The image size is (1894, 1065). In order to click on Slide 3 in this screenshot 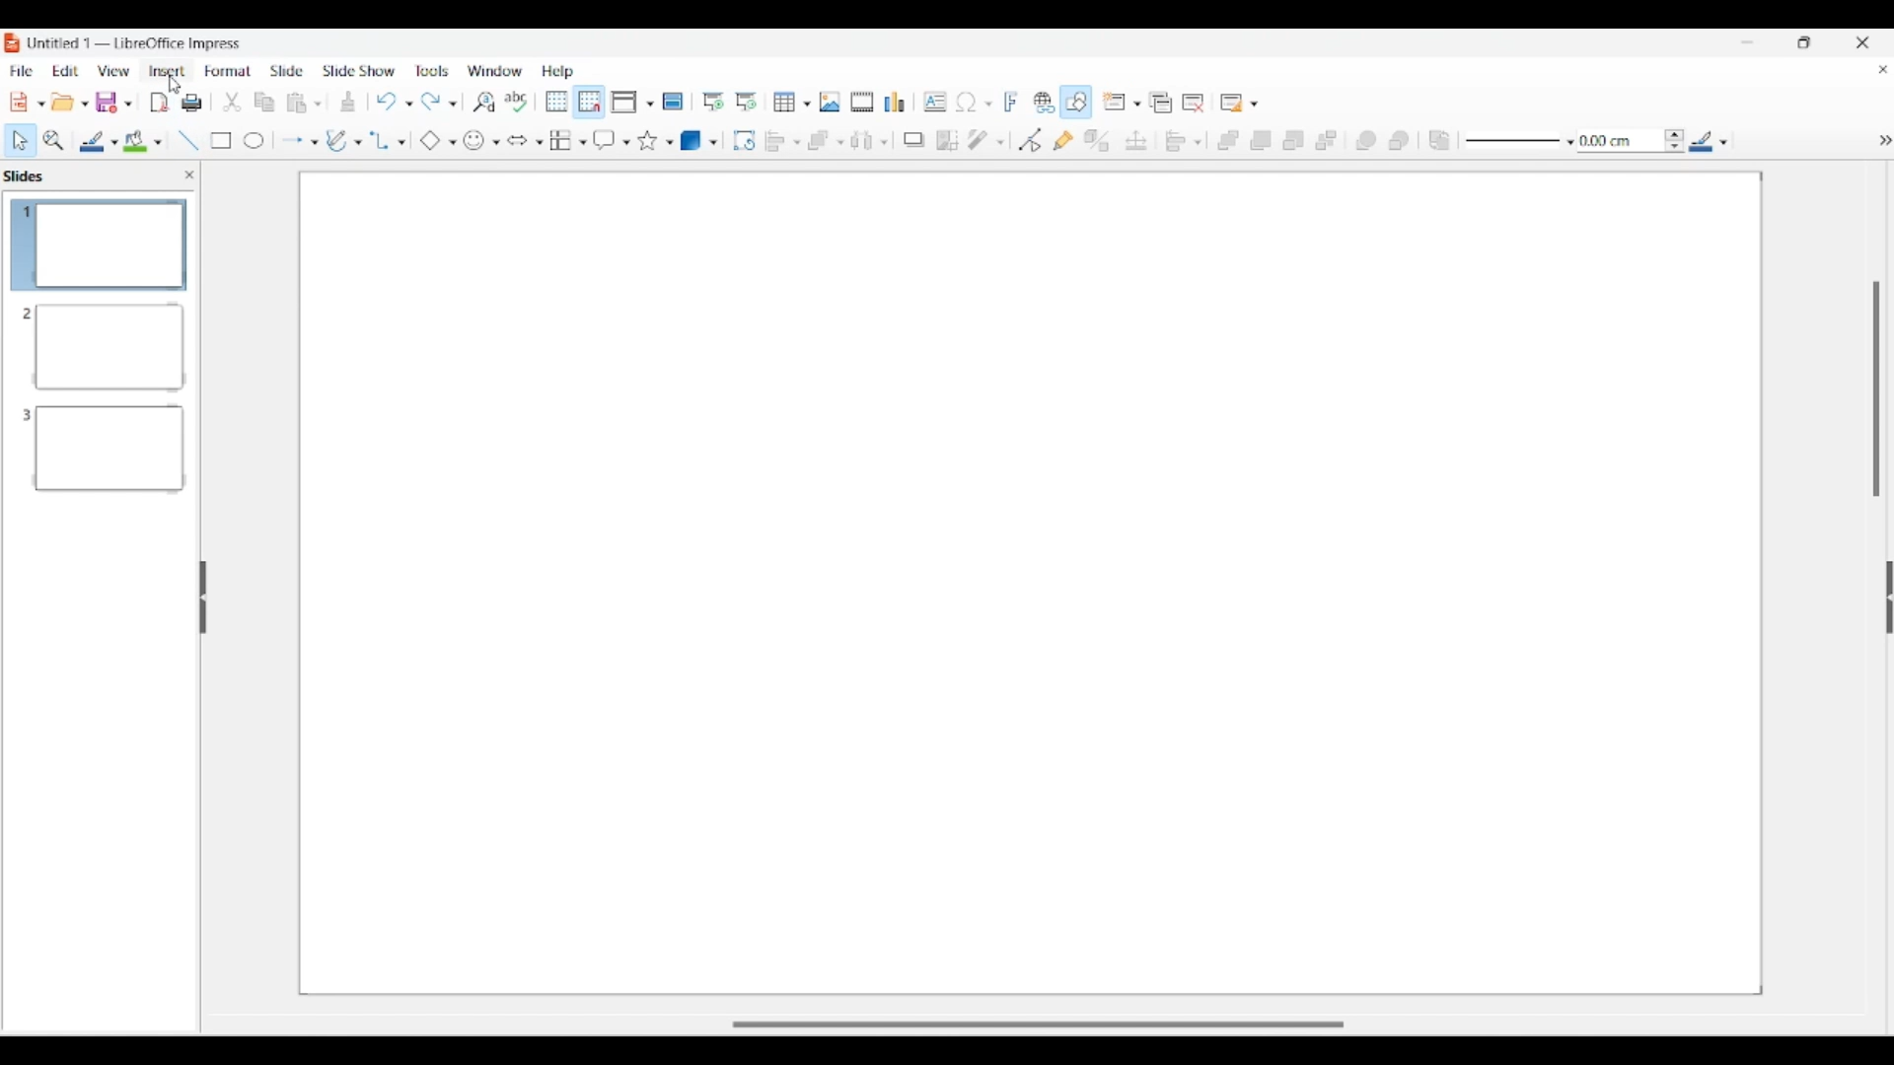, I will do `click(104, 448)`.